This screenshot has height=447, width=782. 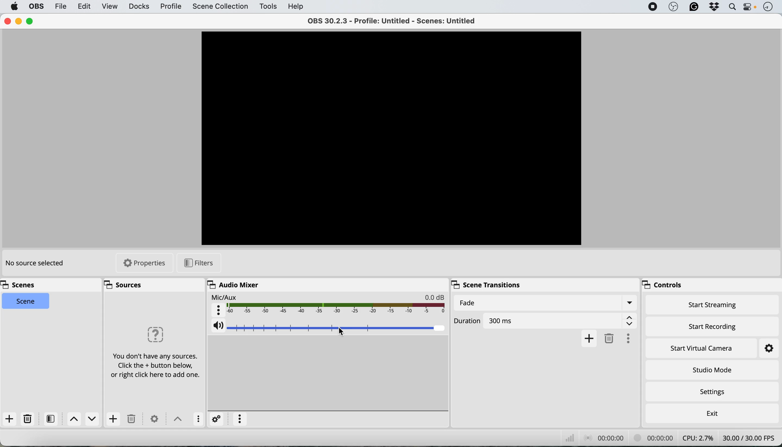 I want to click on audio recording timestamp - 00:00:00, so click(x=606, y=437).